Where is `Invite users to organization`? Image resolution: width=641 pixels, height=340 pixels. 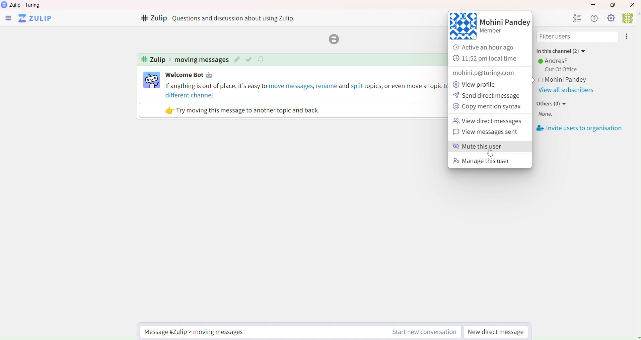 Invite users to organization is located at coordinates (580, 129).